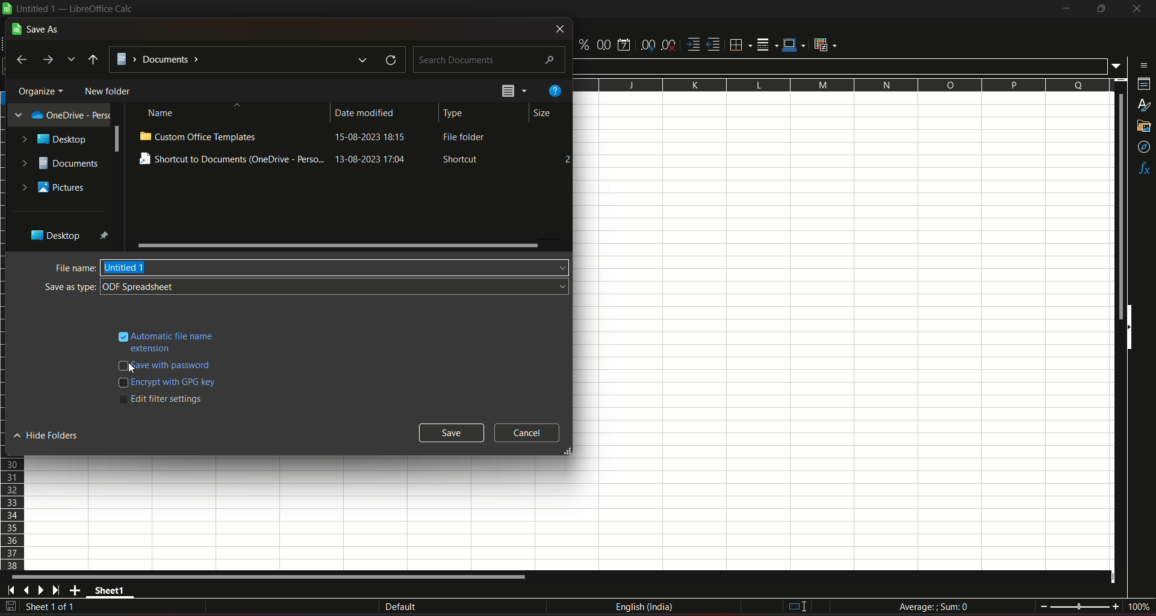 This screenshot has width=1156, height=616. Describe the element at coordinates (22, 60) in the screenshot. I see `last` at that location.